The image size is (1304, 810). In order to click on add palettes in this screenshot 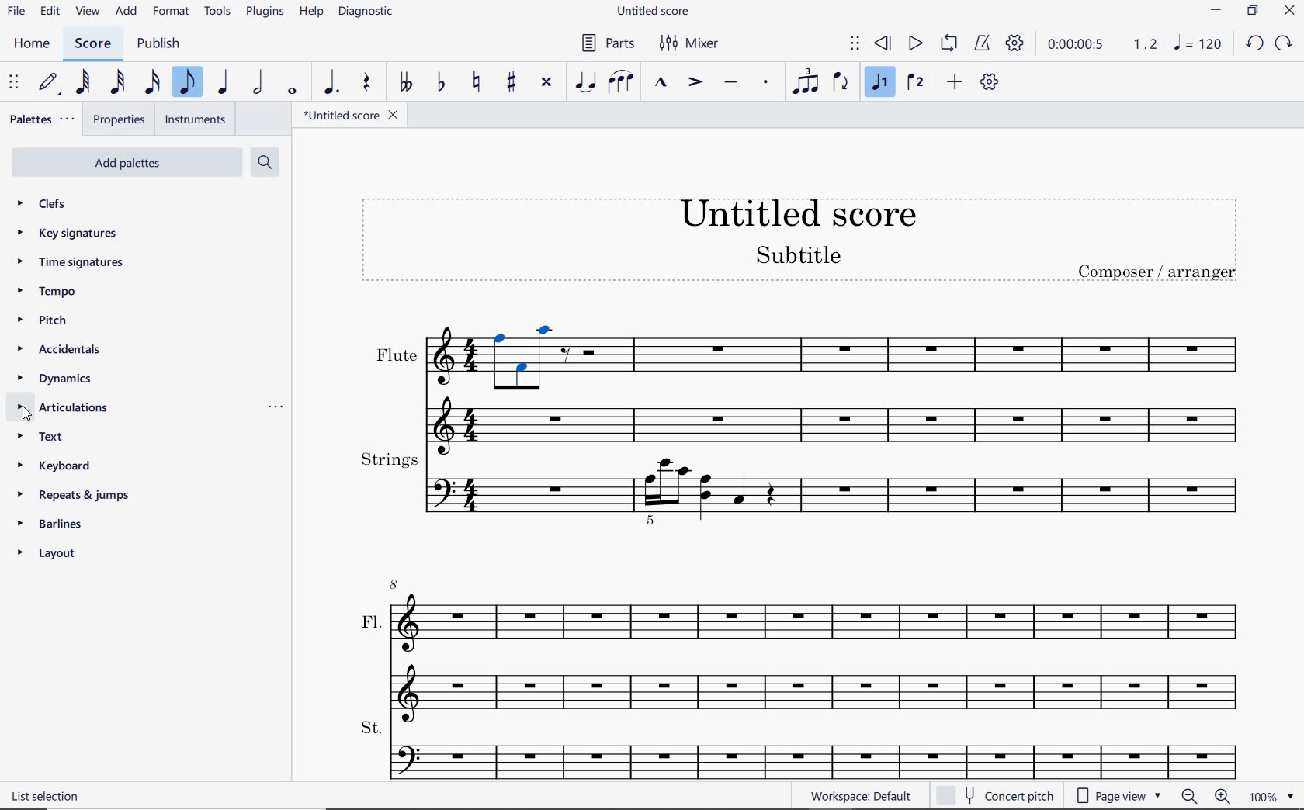, I will do `click(133, 161)`.